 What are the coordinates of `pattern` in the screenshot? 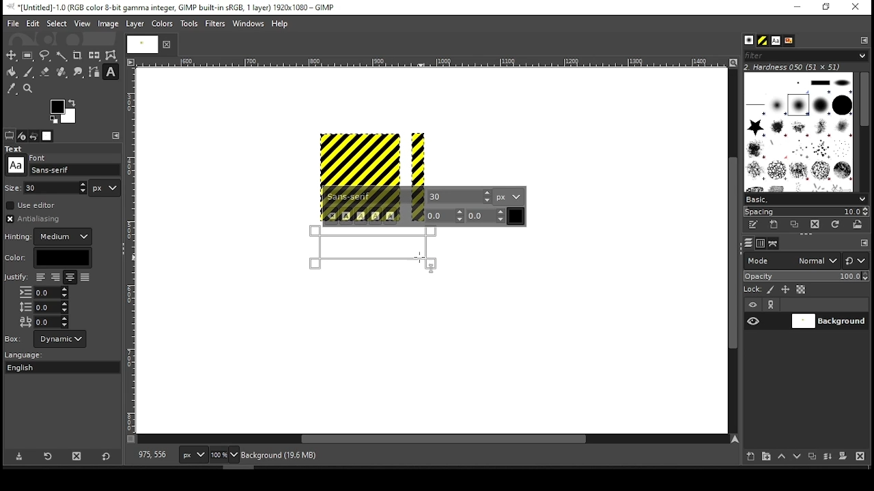 It's located at (763, 41).